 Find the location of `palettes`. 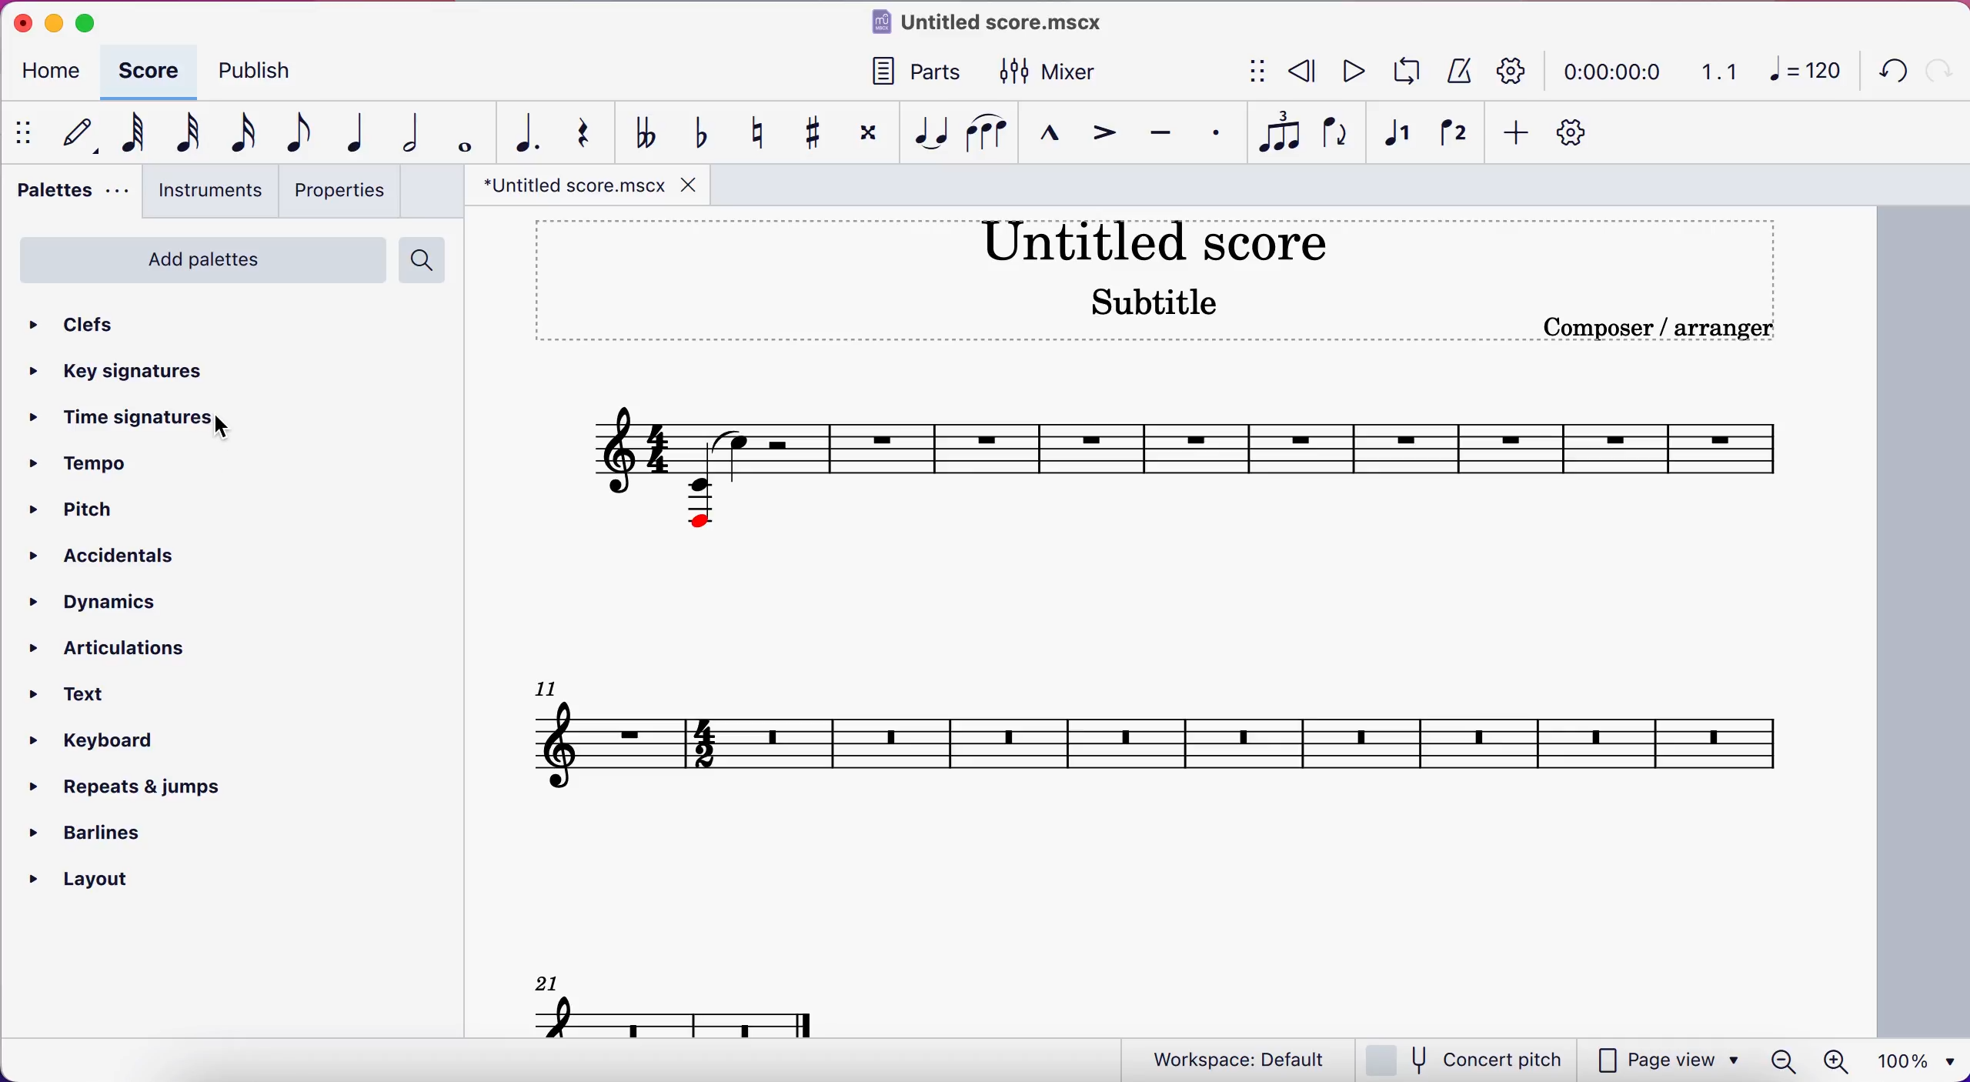

palettes is located at coordinates (68, 194).